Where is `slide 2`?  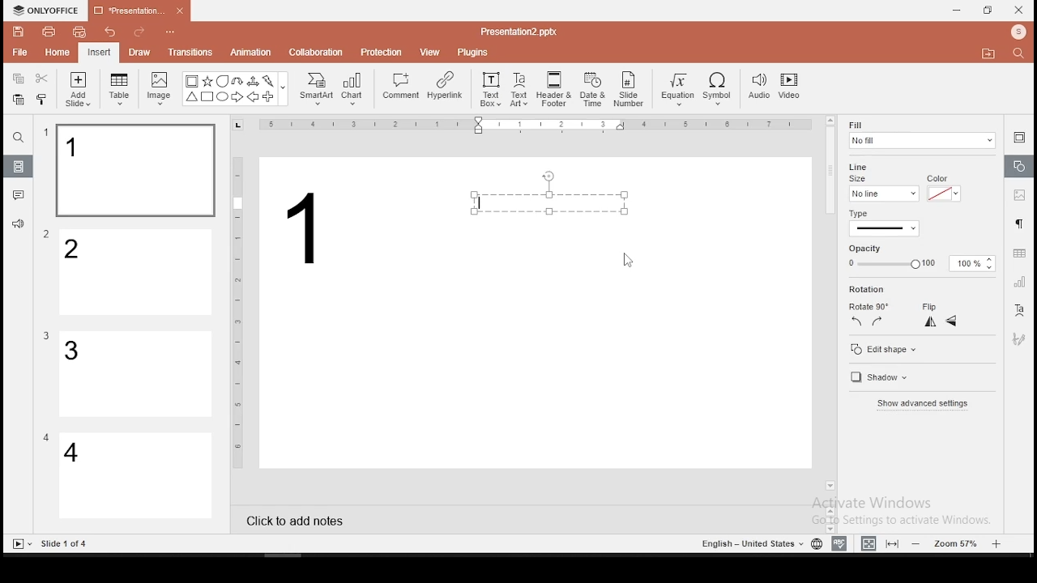
slide 2 is located at coordinates (137, 273).